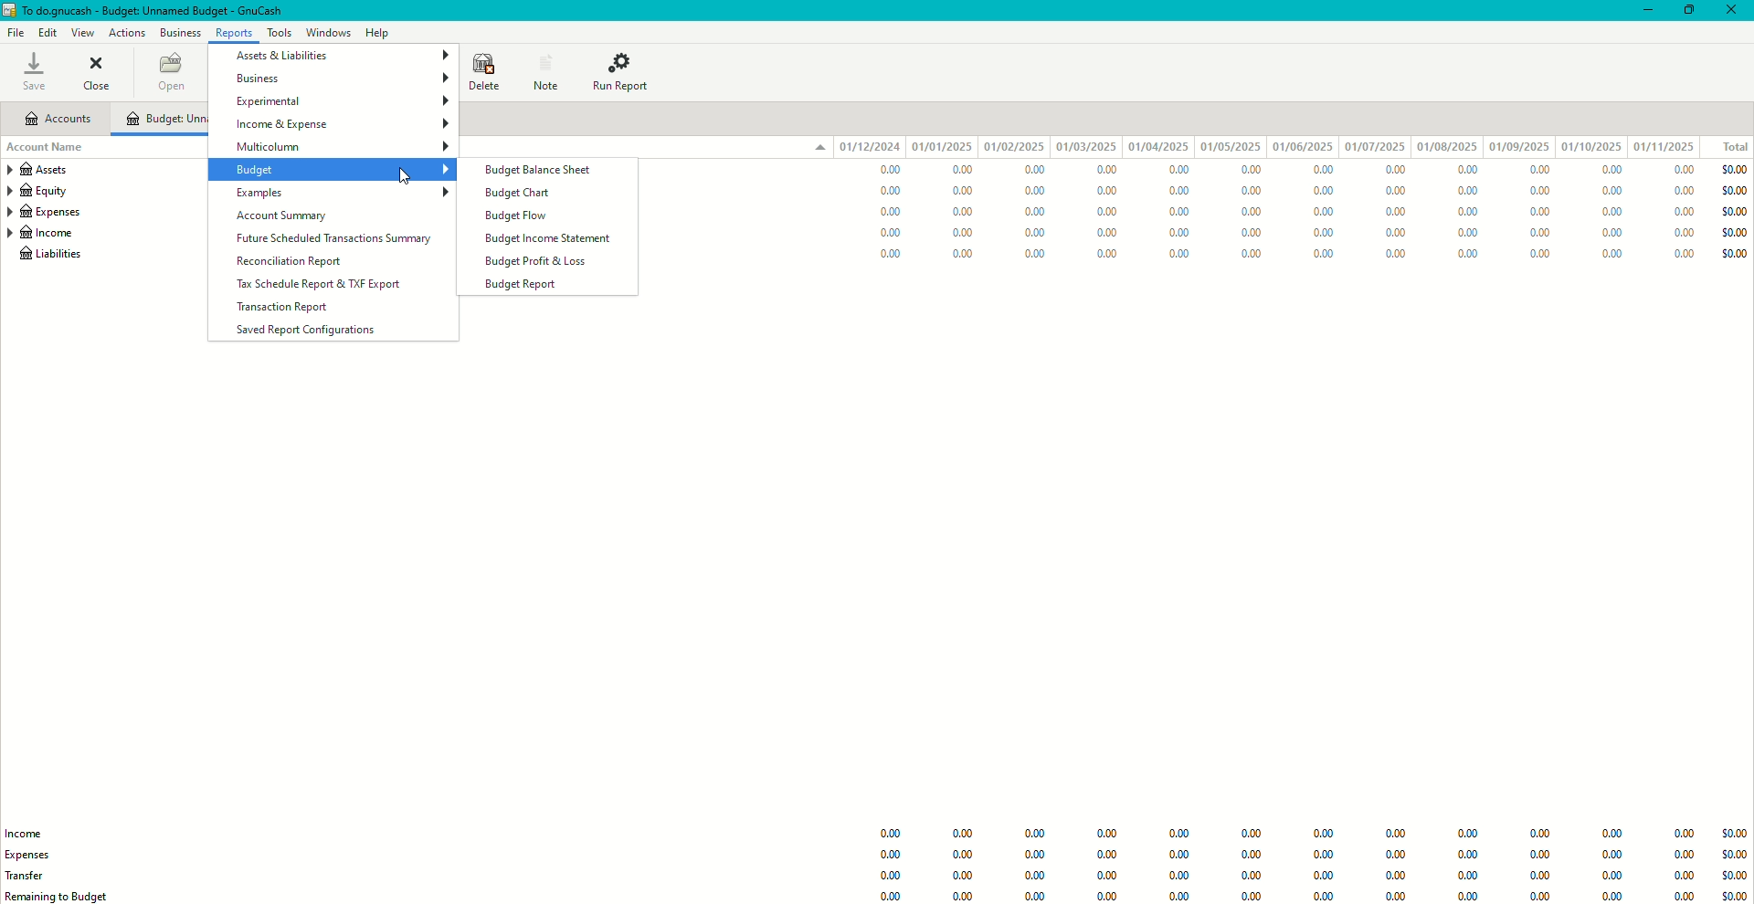  Describe the element at coordinates (1468, 855) in the screenshot. I see `0.00` at that location.